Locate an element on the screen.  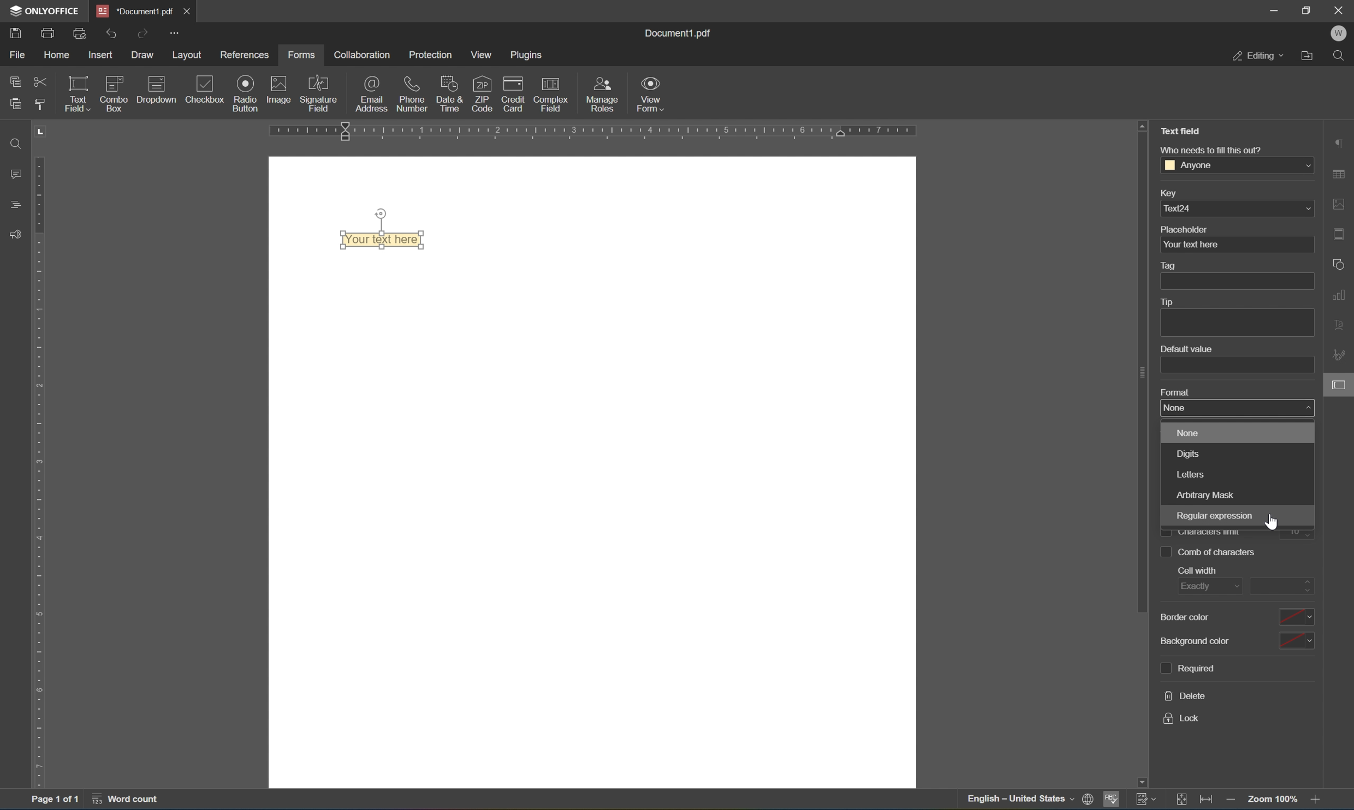
customize quick access toolbar is located at coordinates (173, 32).